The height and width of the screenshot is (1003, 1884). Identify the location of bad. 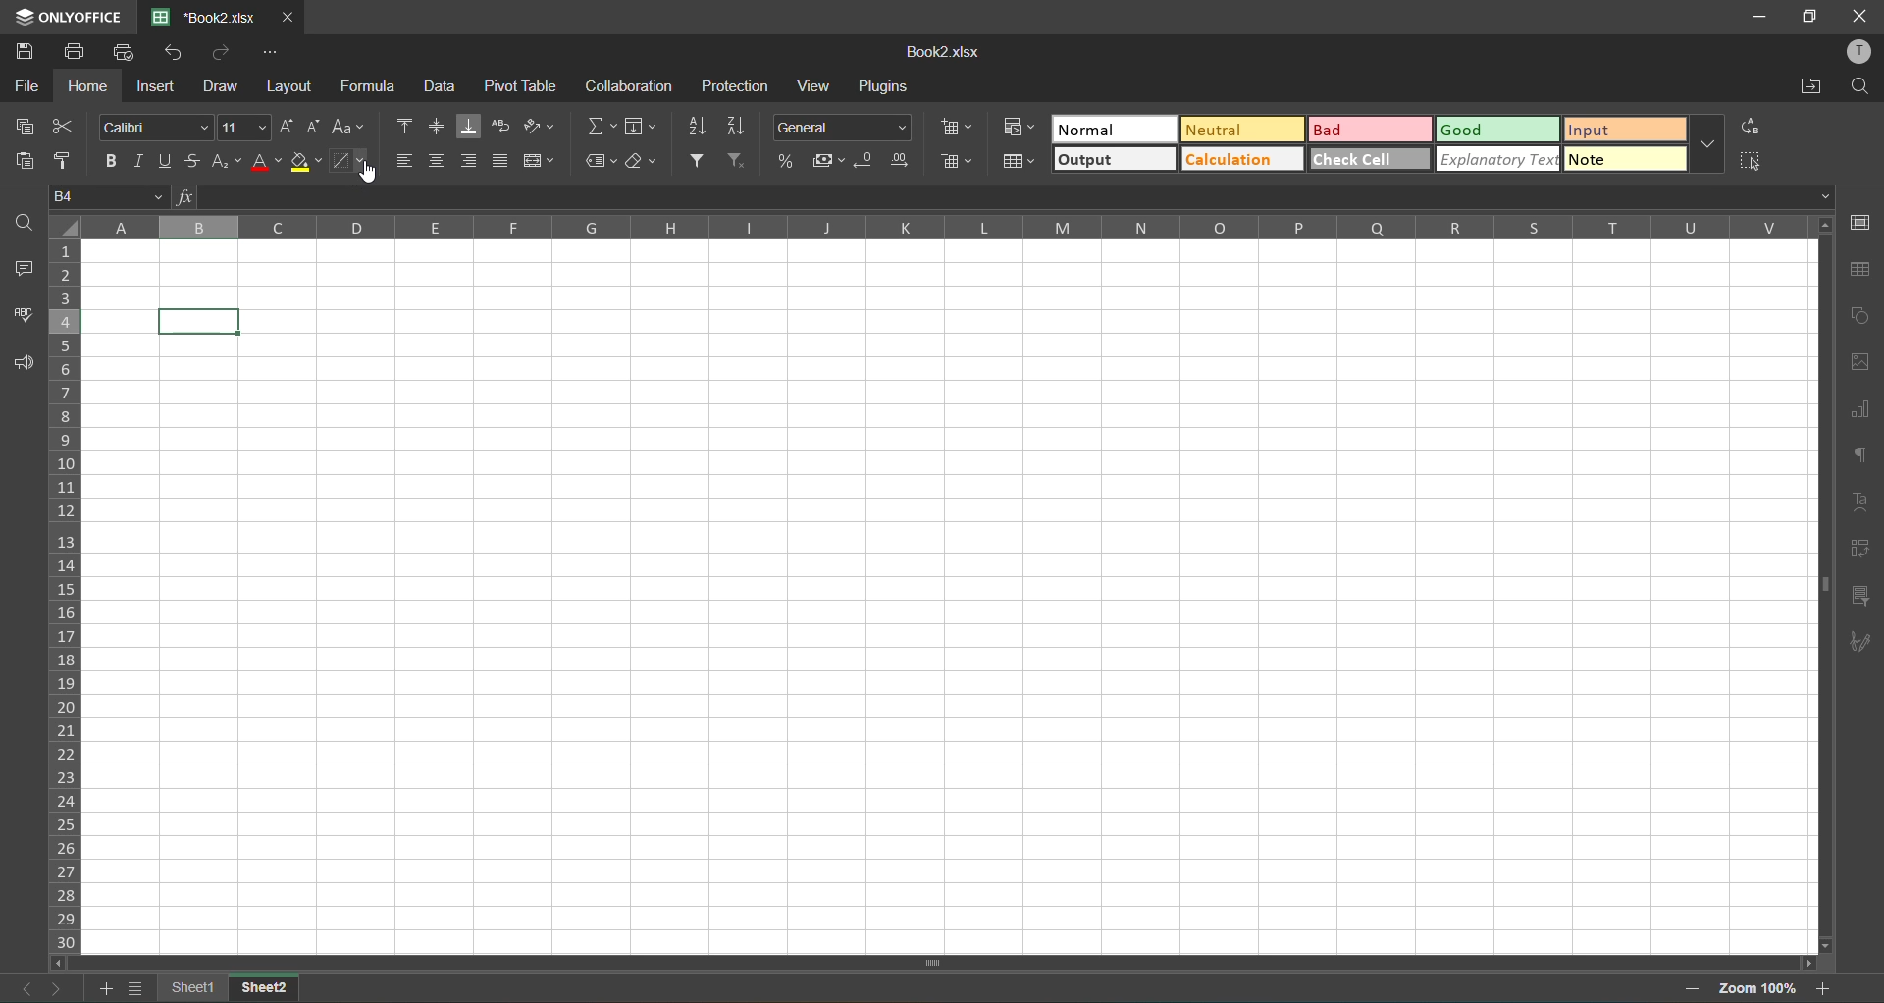
(1368, 132).